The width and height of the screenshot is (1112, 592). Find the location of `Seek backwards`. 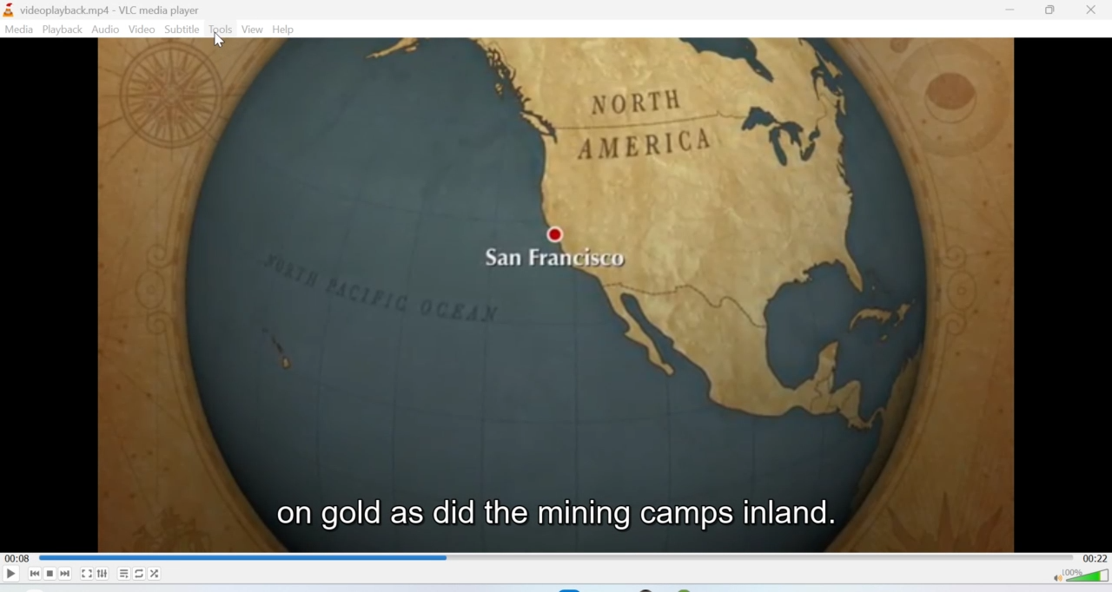

Seek backwards is located at coordinates (35, 573).